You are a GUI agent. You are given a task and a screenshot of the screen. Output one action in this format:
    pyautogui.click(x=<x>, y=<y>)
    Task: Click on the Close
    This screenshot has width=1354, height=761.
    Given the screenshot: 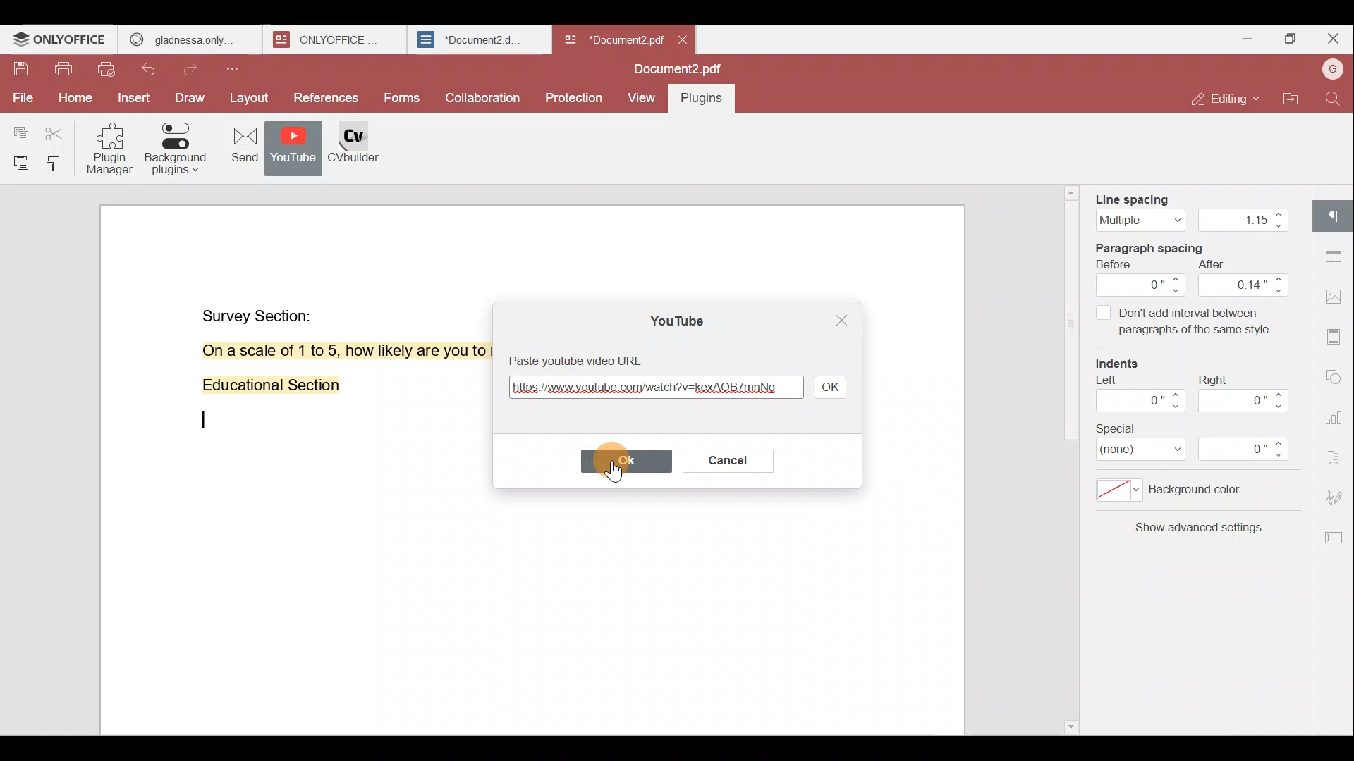 What is the action you would take?
    pyautogui.click(x=1333, y=39)
    